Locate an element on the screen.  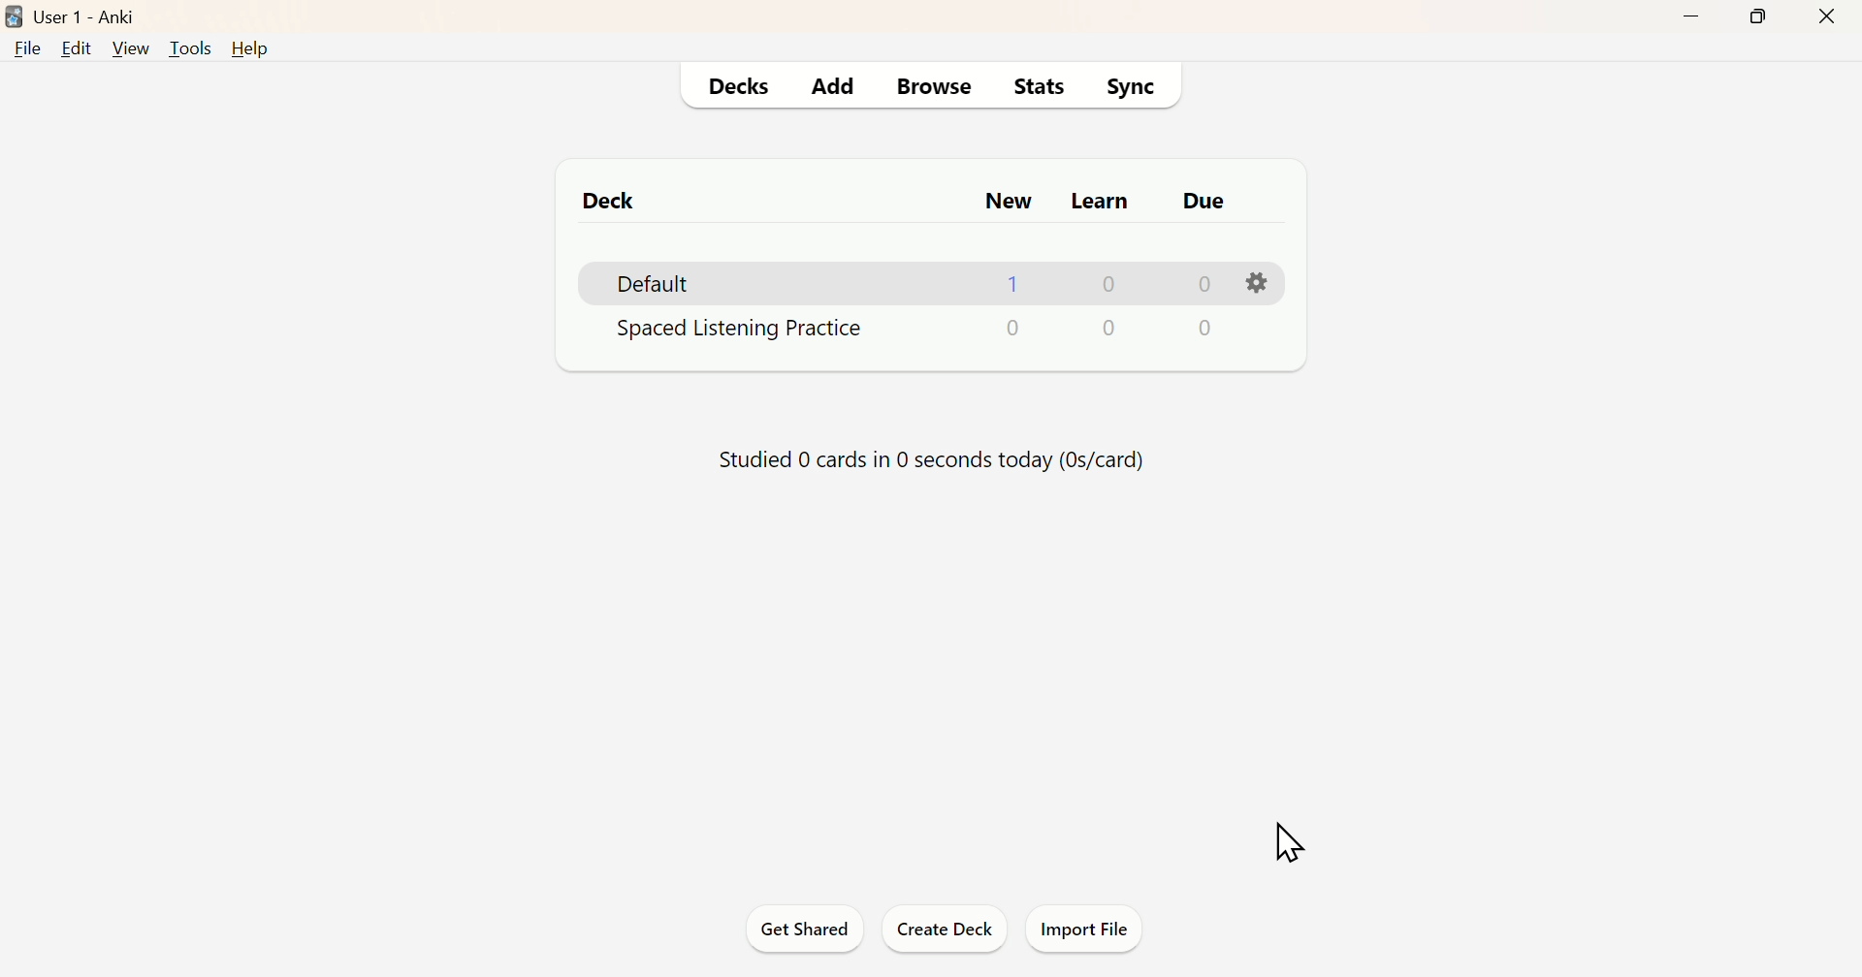
View is located at coordinates (128, 49).